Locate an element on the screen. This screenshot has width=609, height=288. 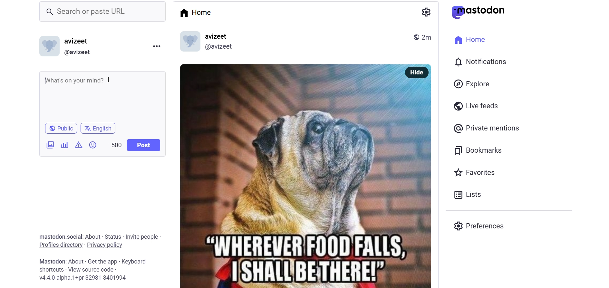
about is located at coordinates (76, 261).